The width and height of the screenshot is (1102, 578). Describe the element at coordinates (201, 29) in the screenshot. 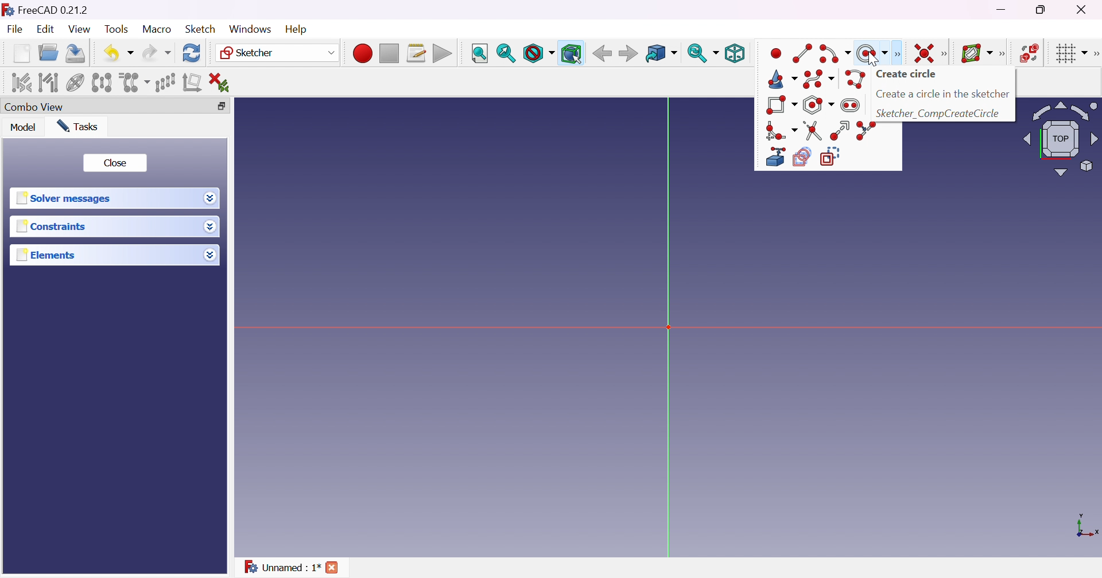

I see `Sketch` at that location.